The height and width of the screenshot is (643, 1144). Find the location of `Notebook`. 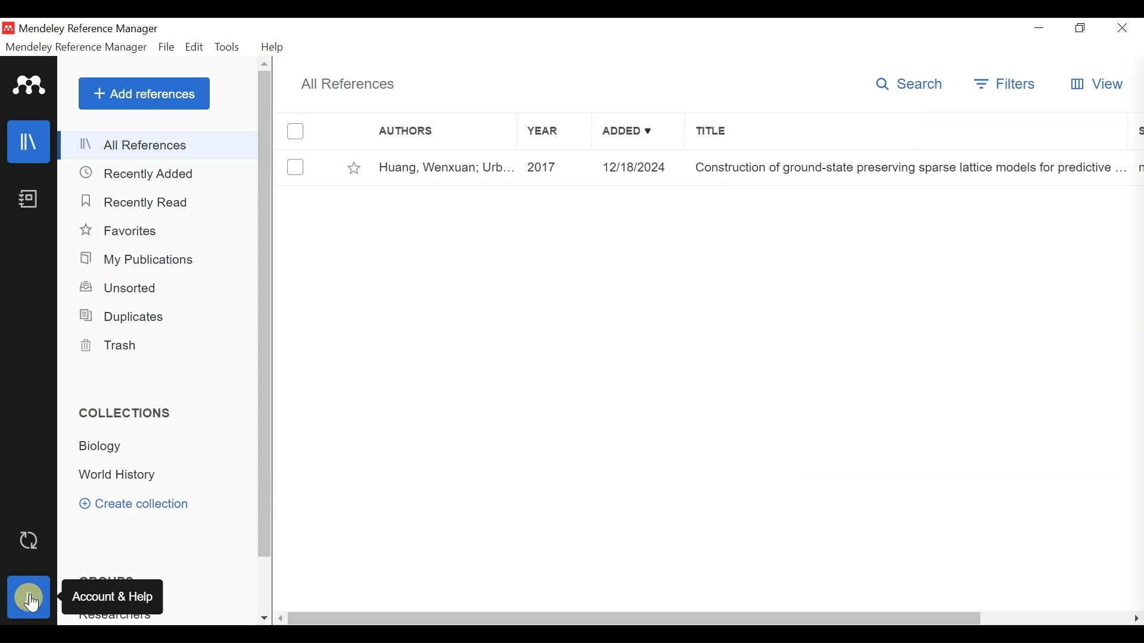

Notebook is located at coordinates (27, 200).